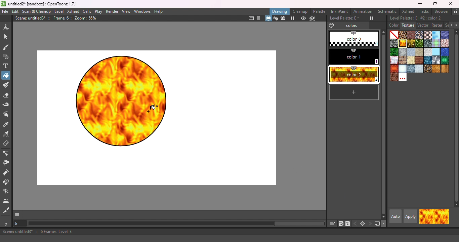 This screenshot has height=242, width=459. What do you see at coordinates (7, 105) in the screenshot?
I see `Tape tool` at bounding box center [7, 105].